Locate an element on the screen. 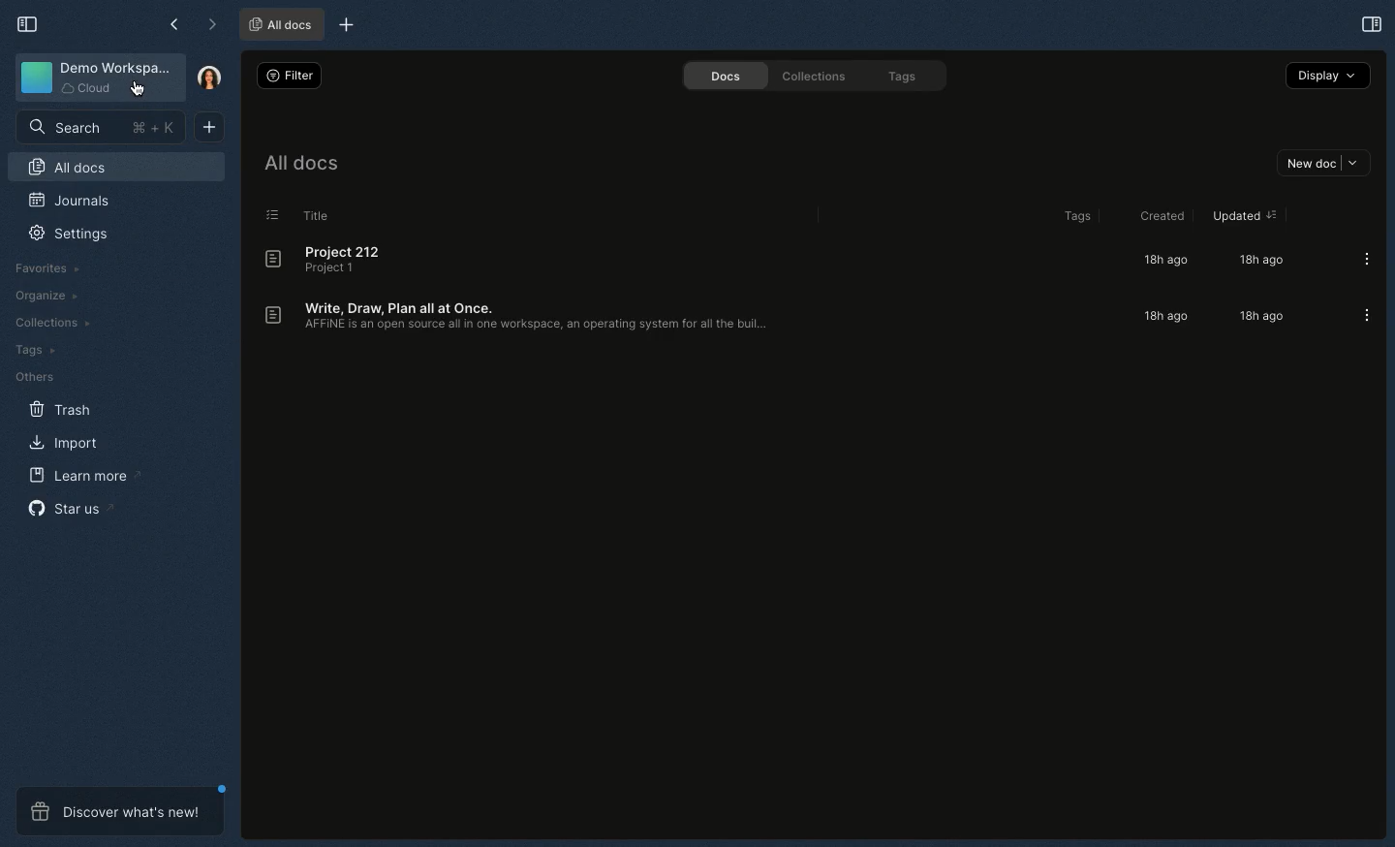 Image resolution: width=1395 pixels, height=847 pixels. 18h ago is located at coordinates (1162, 318).